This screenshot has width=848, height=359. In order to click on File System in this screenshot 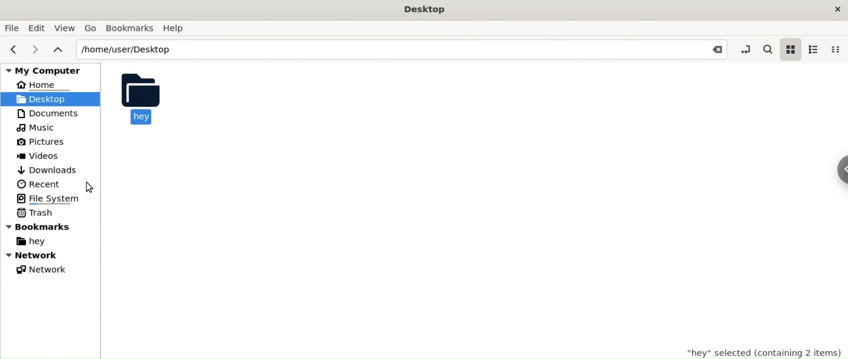, I will do `click(48, 199)`.